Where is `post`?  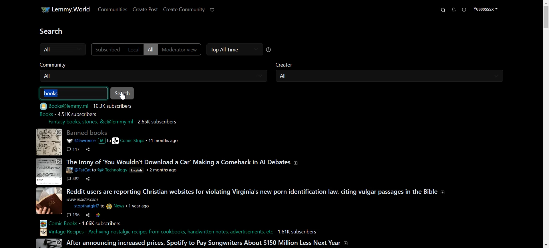 post is located at coordinates (184, 162).